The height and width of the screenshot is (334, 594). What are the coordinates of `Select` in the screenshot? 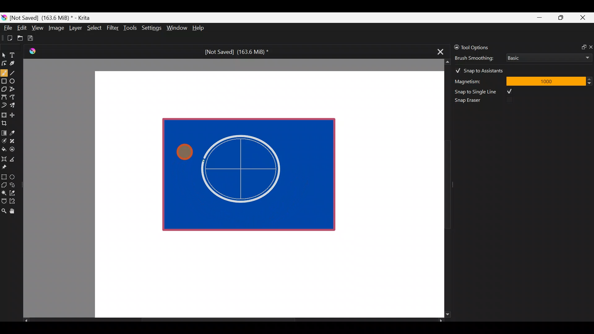 It's located at (95, 27).